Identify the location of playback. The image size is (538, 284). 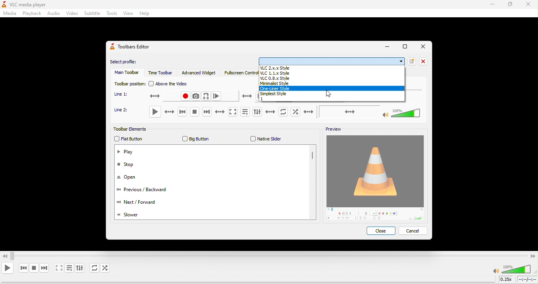
(31, 14).